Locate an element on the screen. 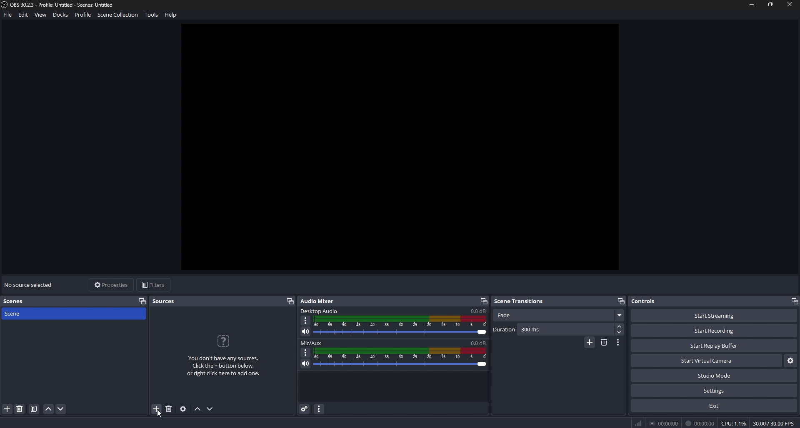  scene is located at coordinates (22, 314).